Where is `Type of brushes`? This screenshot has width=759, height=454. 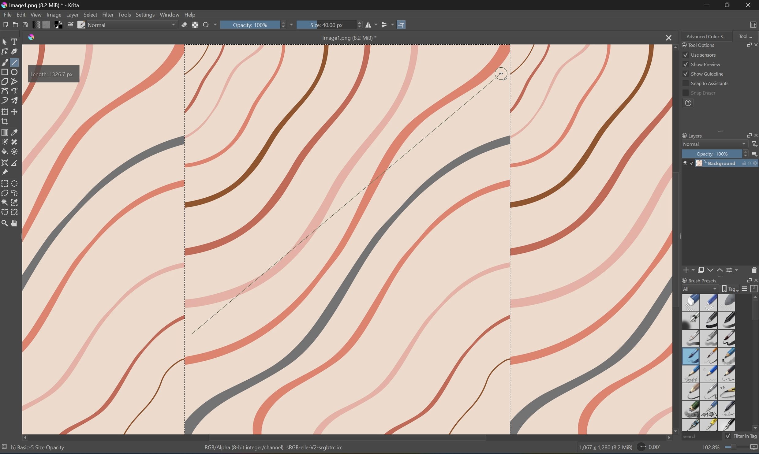 Type of brushes is located at coordinates (708, 362).